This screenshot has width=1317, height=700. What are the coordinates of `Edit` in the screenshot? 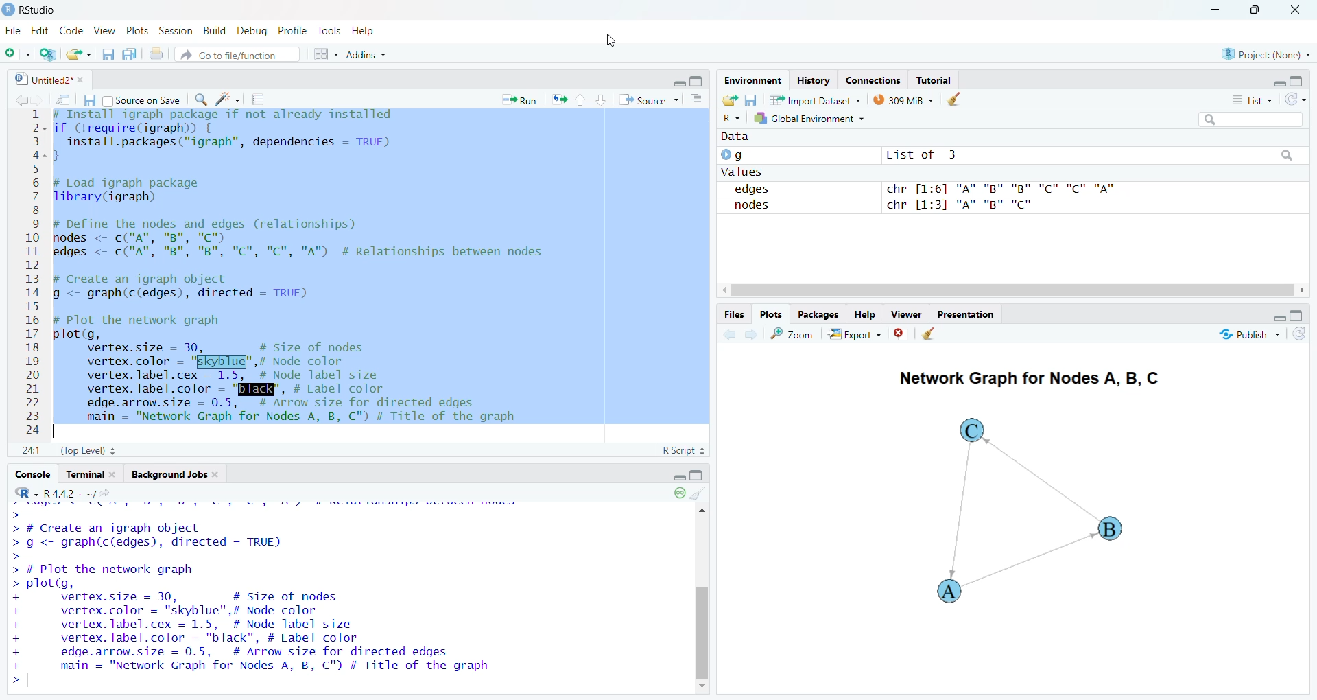 It's located at (40, 32).